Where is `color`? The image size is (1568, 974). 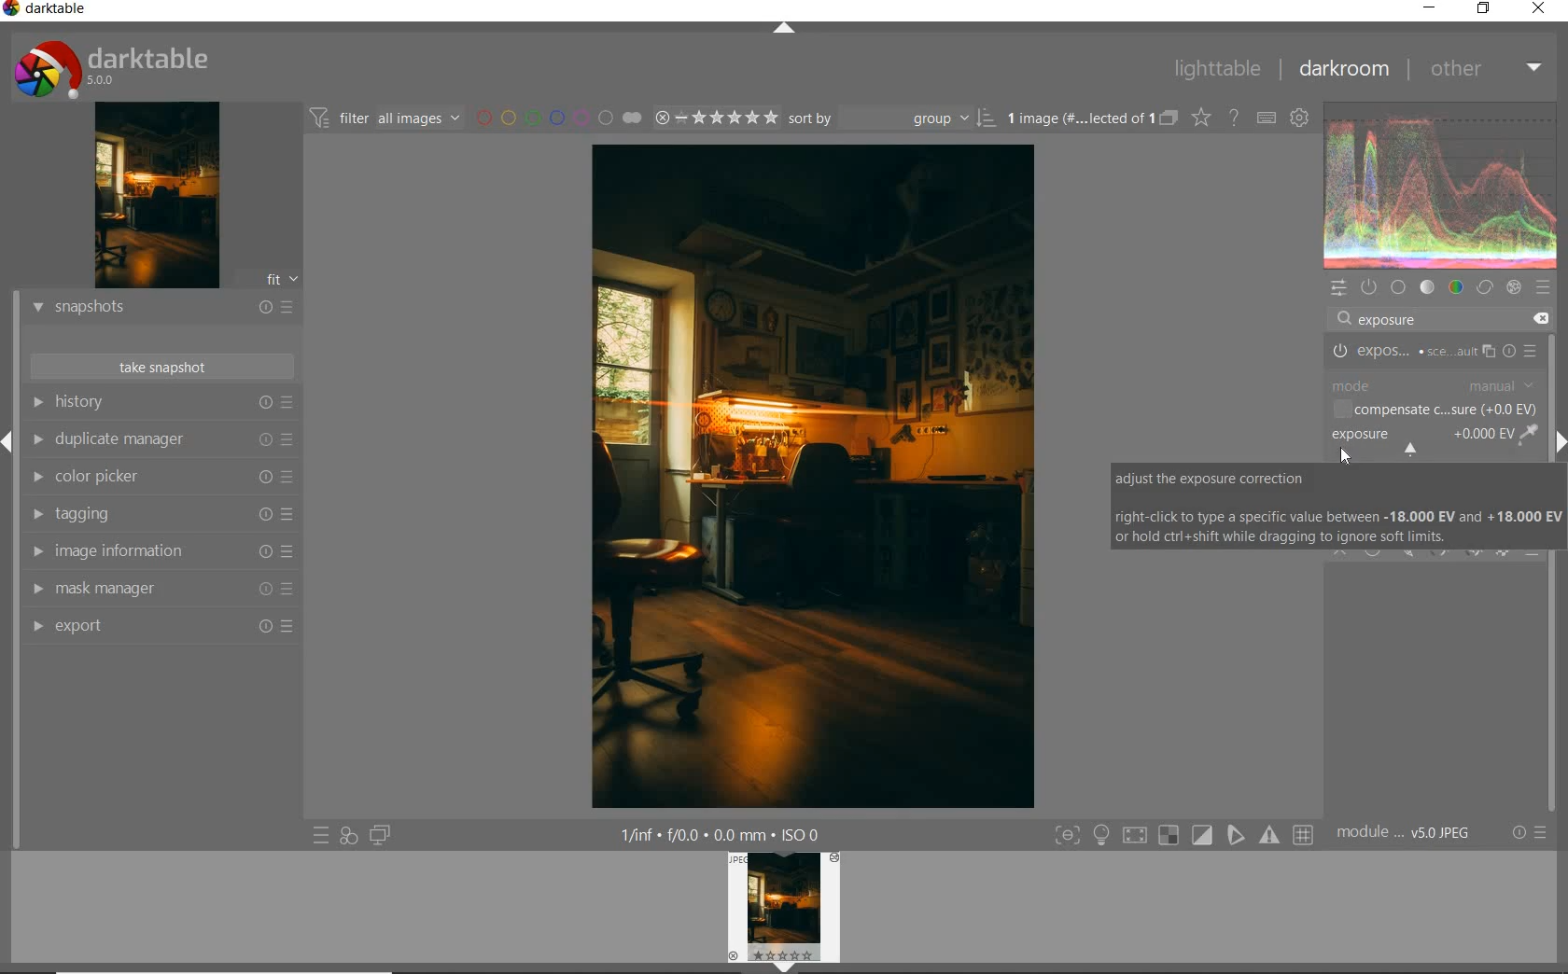
color is located at coordinates (1457, 286).